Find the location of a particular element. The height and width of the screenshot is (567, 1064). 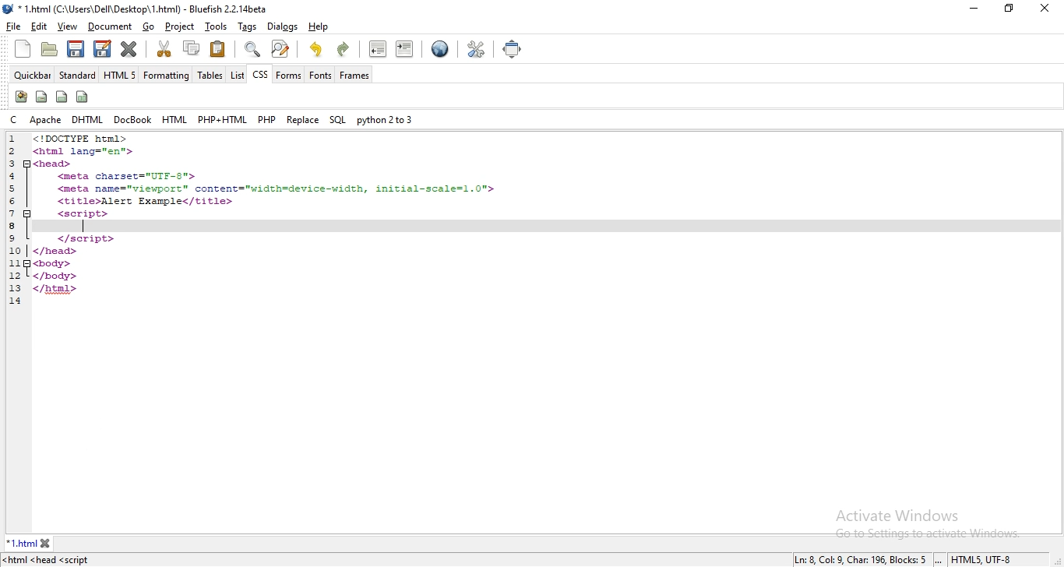

quickbar is located at coordinates (31, 74).